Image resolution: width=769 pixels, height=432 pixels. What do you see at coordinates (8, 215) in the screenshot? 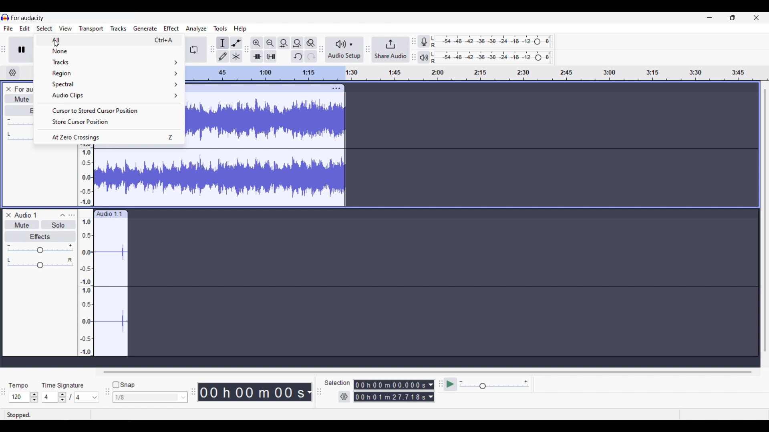
I see `remove track` at bounding box center [8, 215].